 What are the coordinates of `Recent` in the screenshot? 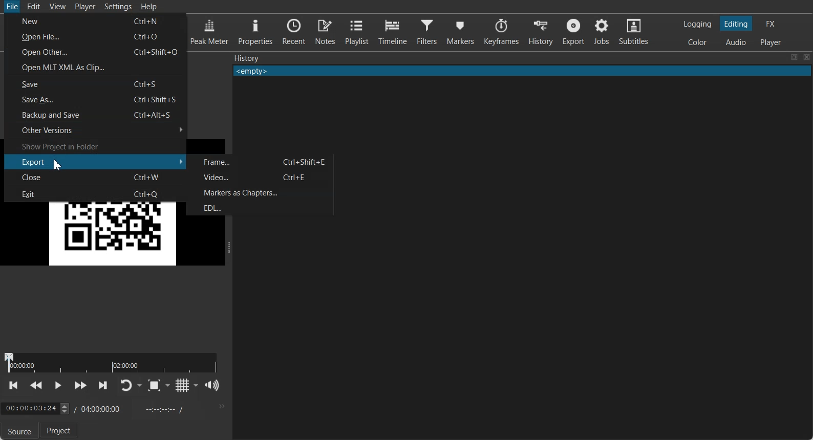 It's located at (294, 31).